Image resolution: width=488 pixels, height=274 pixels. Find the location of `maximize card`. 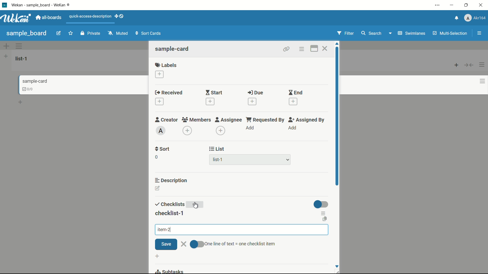

maximize card is located at coordinates (314, 49).